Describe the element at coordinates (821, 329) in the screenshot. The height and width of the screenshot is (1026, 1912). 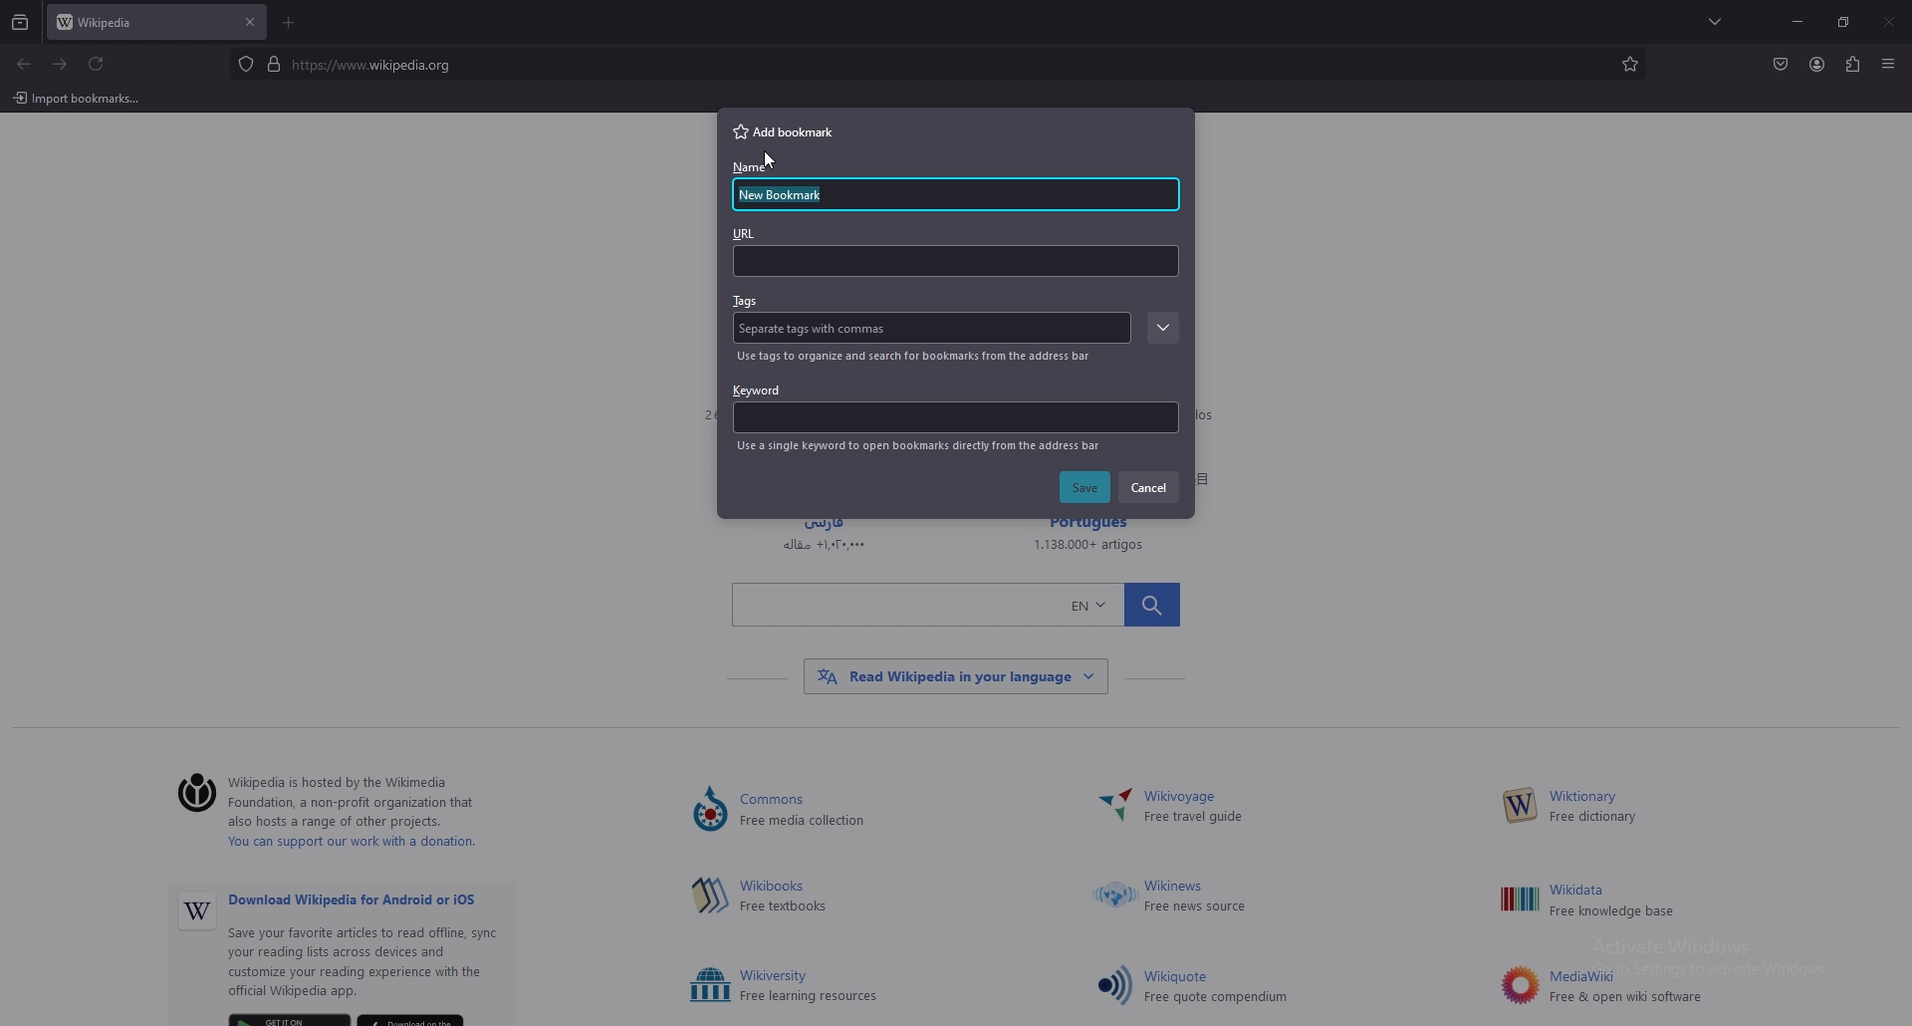
I see `Tag` at that location.